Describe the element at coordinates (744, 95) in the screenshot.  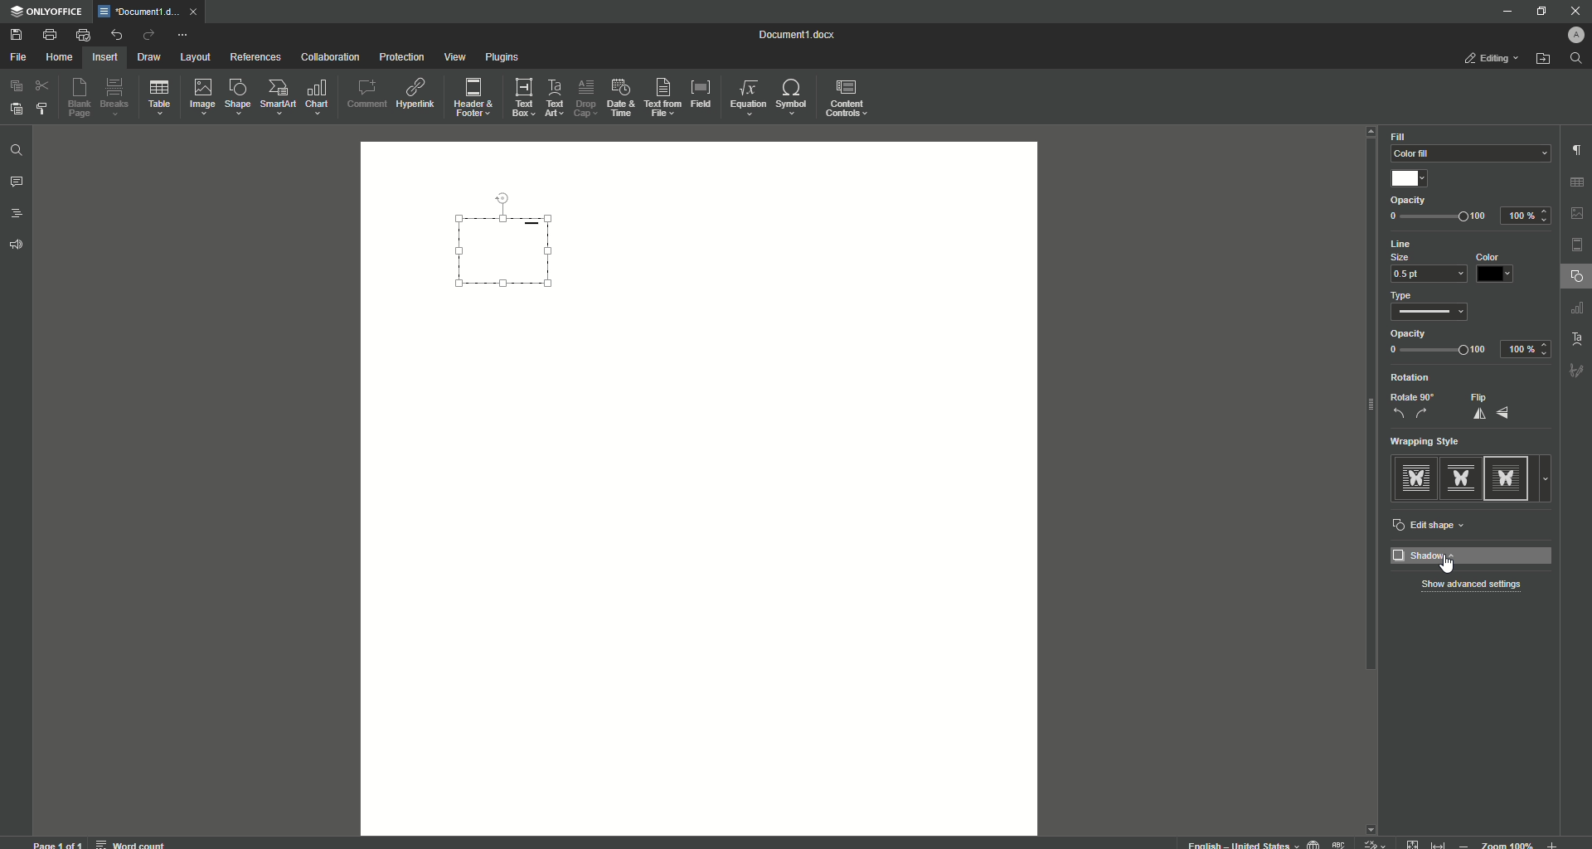
I see `Equation` at that location.